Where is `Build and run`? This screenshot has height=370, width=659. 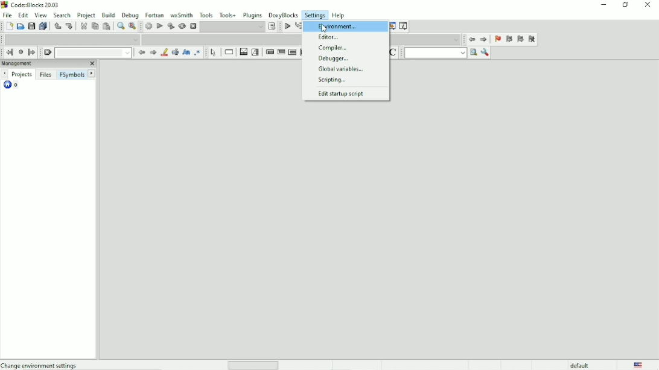
Build and run is located at coordinates (170, 26).